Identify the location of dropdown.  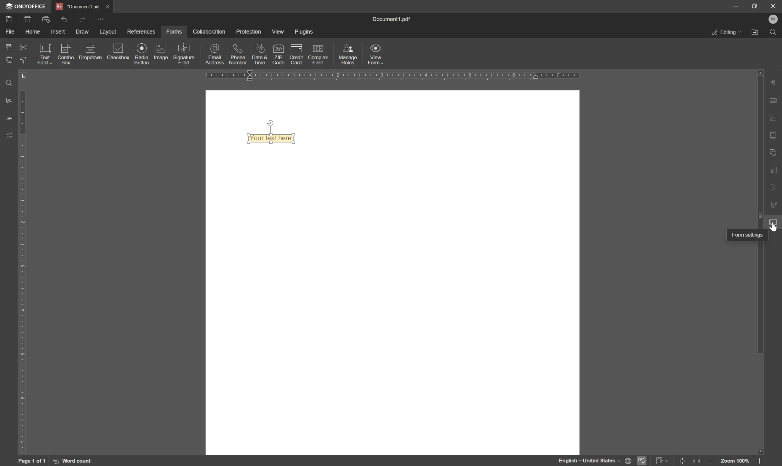
(90, 62).